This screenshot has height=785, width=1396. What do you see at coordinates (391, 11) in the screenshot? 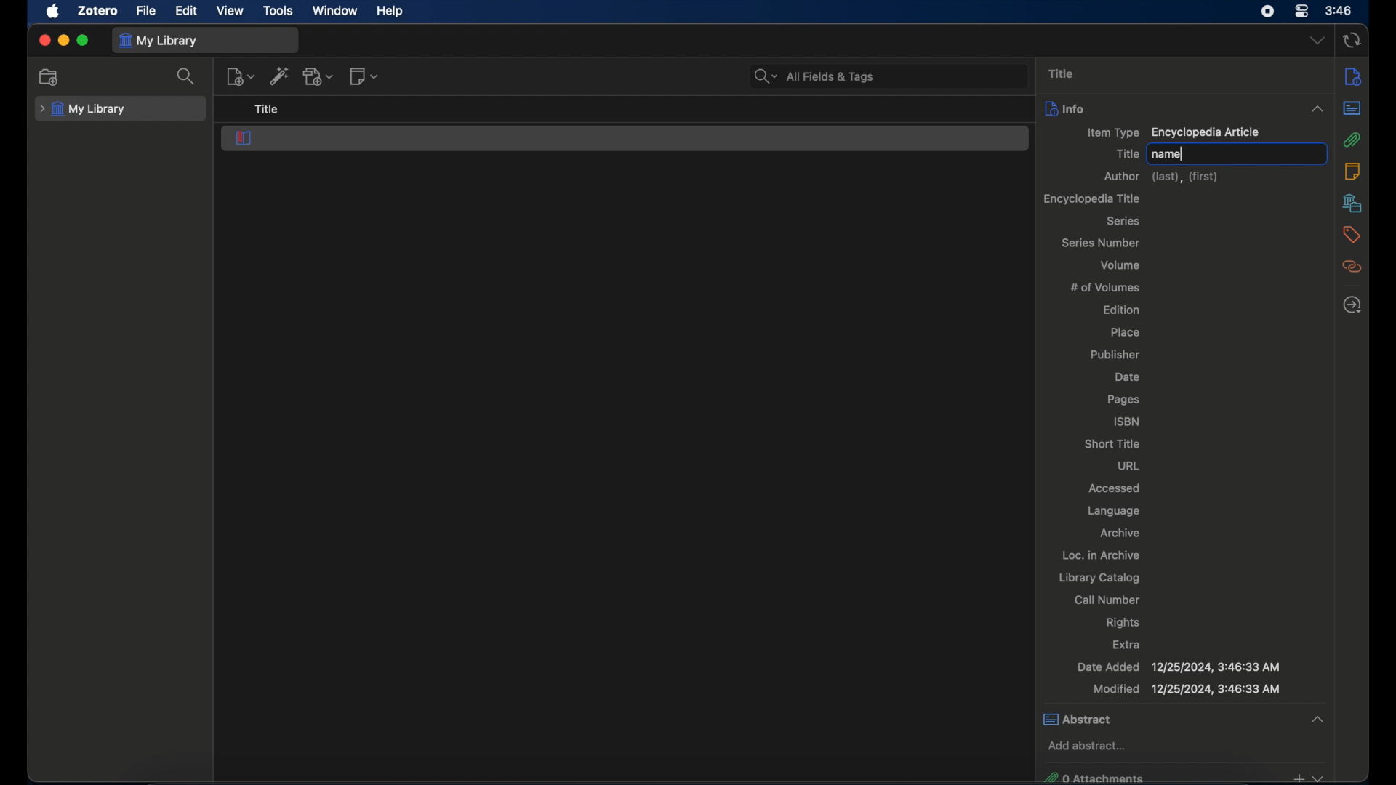
I see `help` at bounding box center [391, 11].